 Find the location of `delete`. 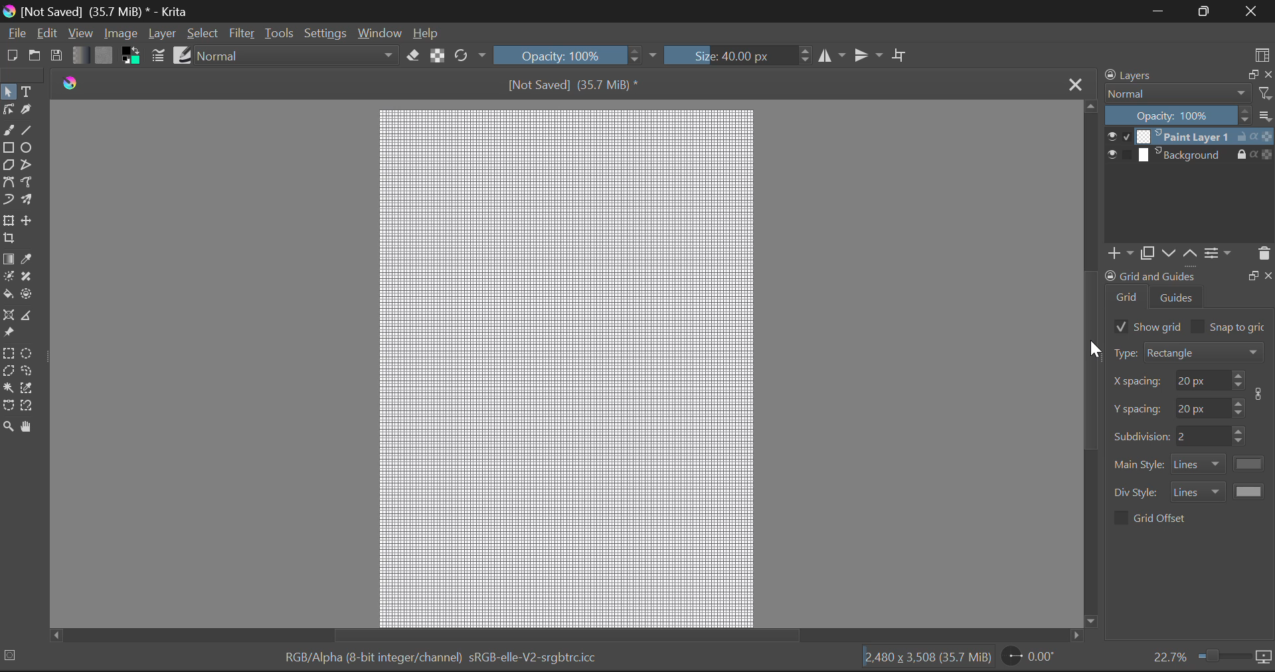

delete is located at coordinates (1263, 254).